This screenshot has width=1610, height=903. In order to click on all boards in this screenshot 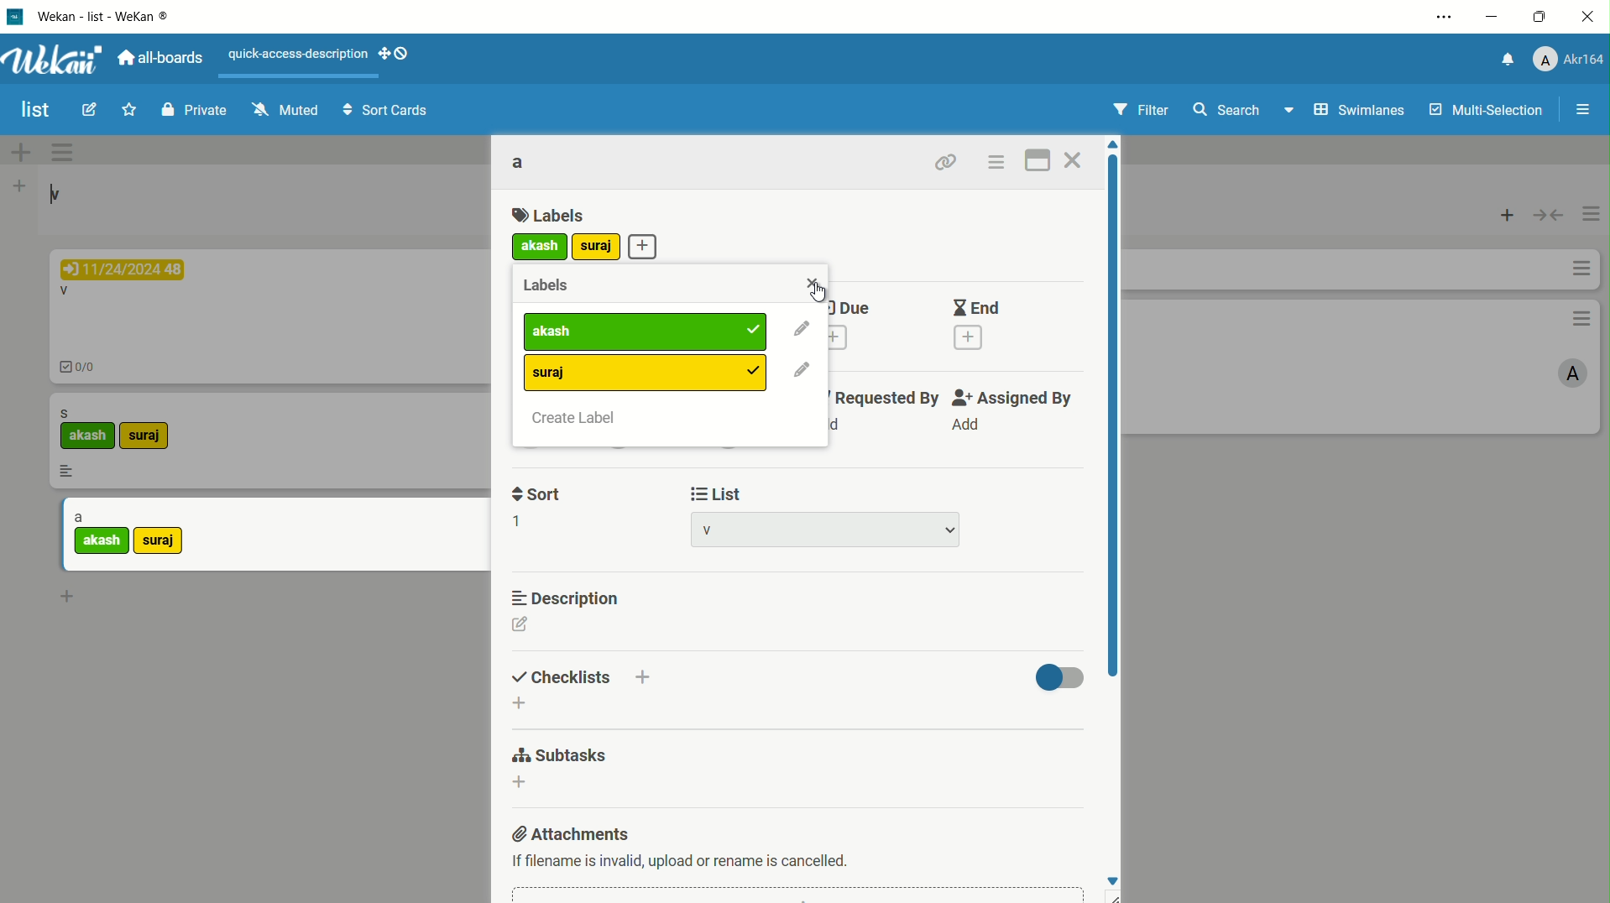, I will do `click(164, 56)`.